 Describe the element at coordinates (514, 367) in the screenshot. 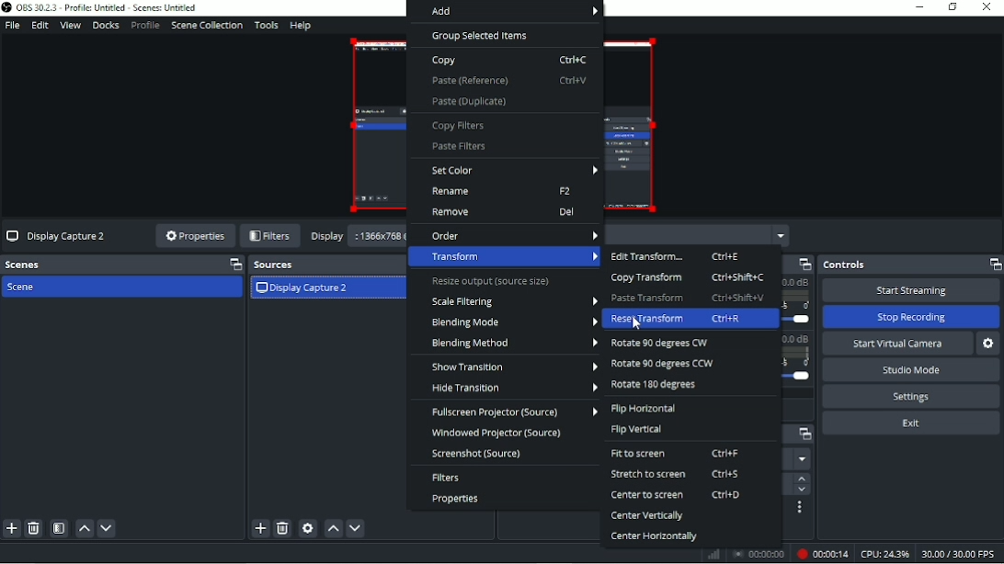

I see `Show transition` at that location.